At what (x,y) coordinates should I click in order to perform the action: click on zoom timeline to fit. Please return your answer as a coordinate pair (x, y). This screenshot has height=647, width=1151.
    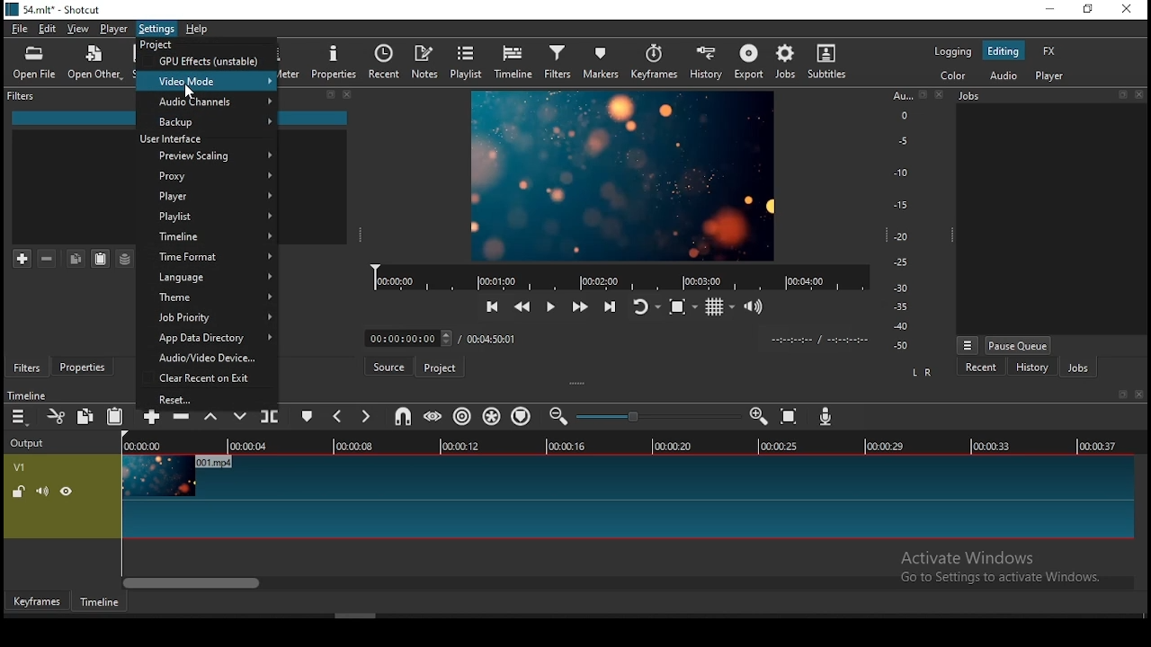
    Looking at the image, I should click on (791, 416).